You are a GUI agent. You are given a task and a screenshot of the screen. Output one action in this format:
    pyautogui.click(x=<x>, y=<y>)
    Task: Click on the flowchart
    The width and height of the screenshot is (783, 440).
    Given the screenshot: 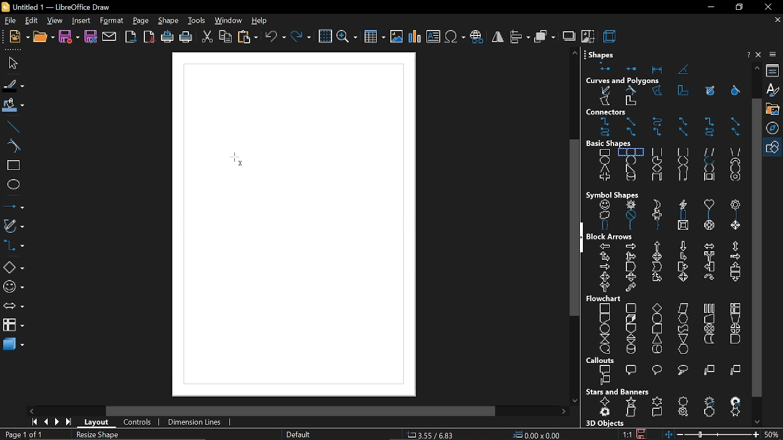 What is the action you would take?
    pyautogui.click(x=664, y=329)
    